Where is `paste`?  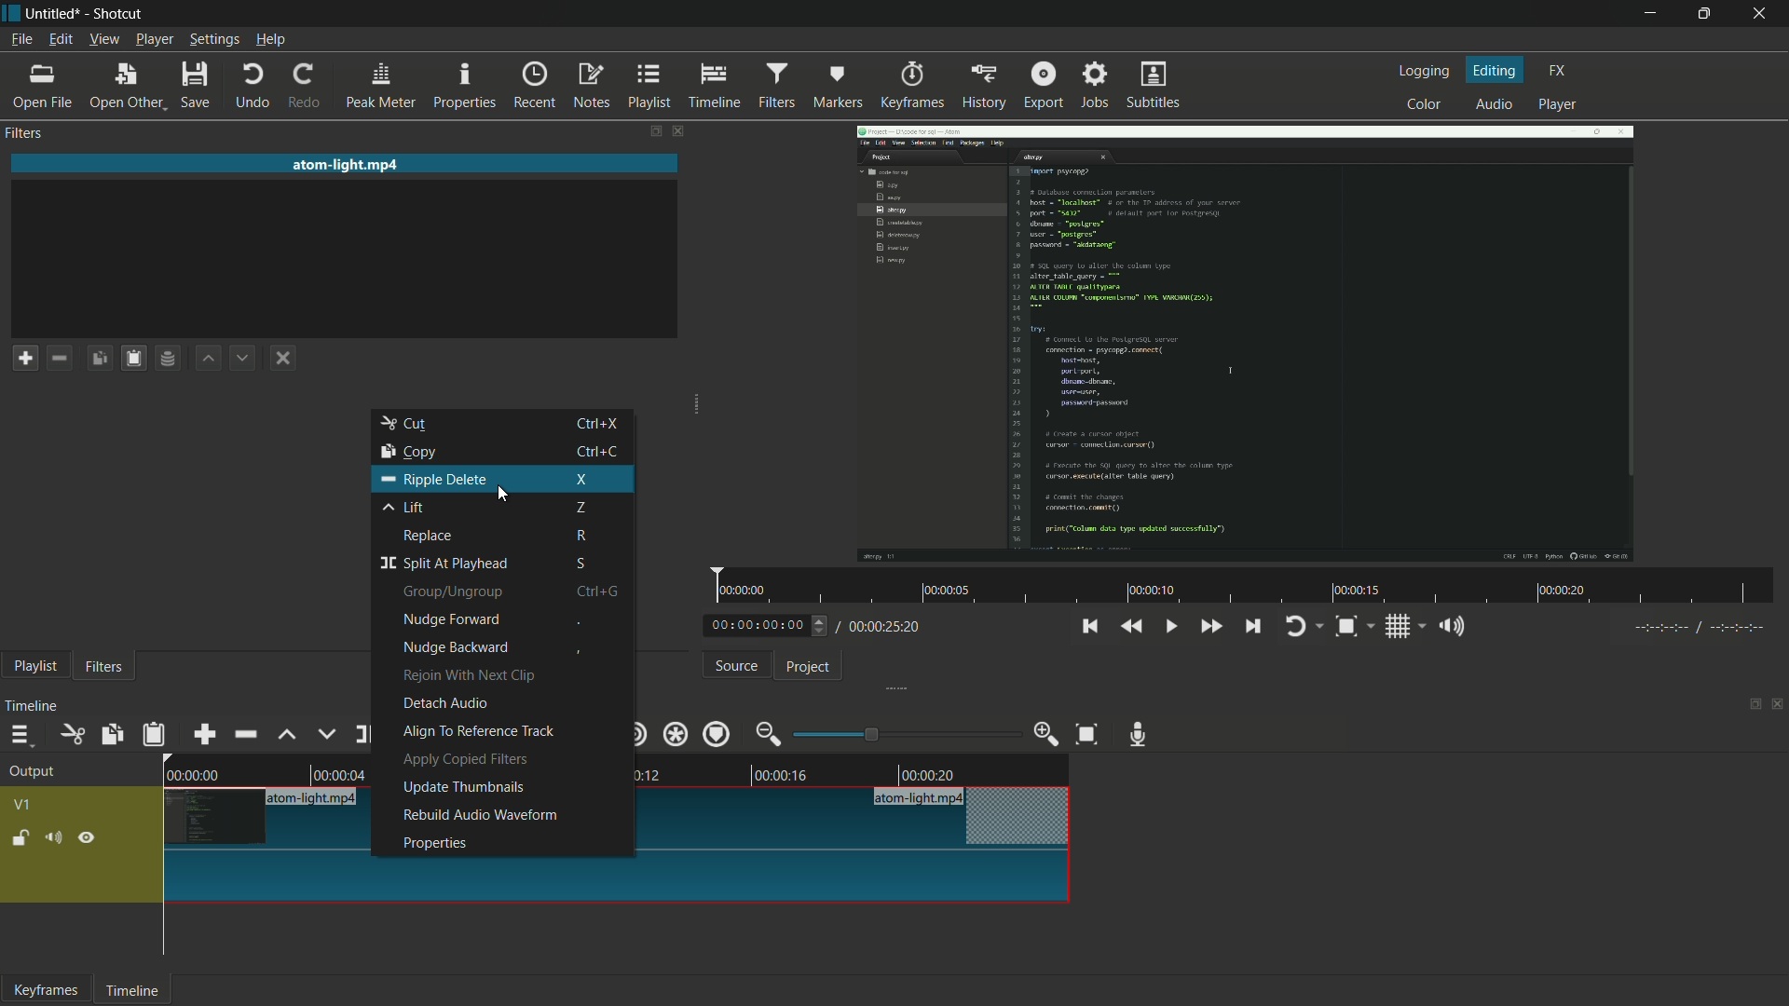
paste is located at coordinates (153, 735).